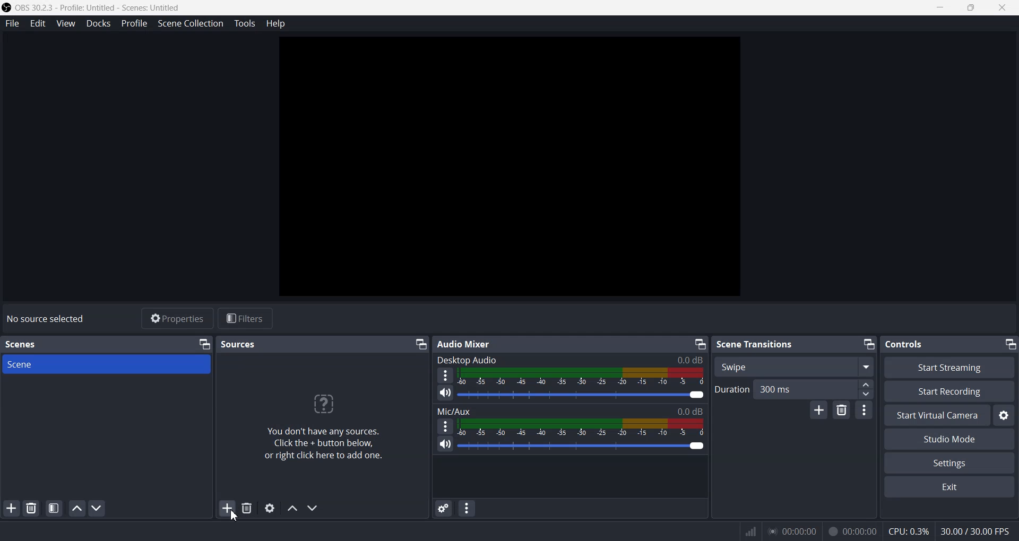 The height and width of the screenshot is (541, 1019). I want to click on Cursor, so click(235, 516).